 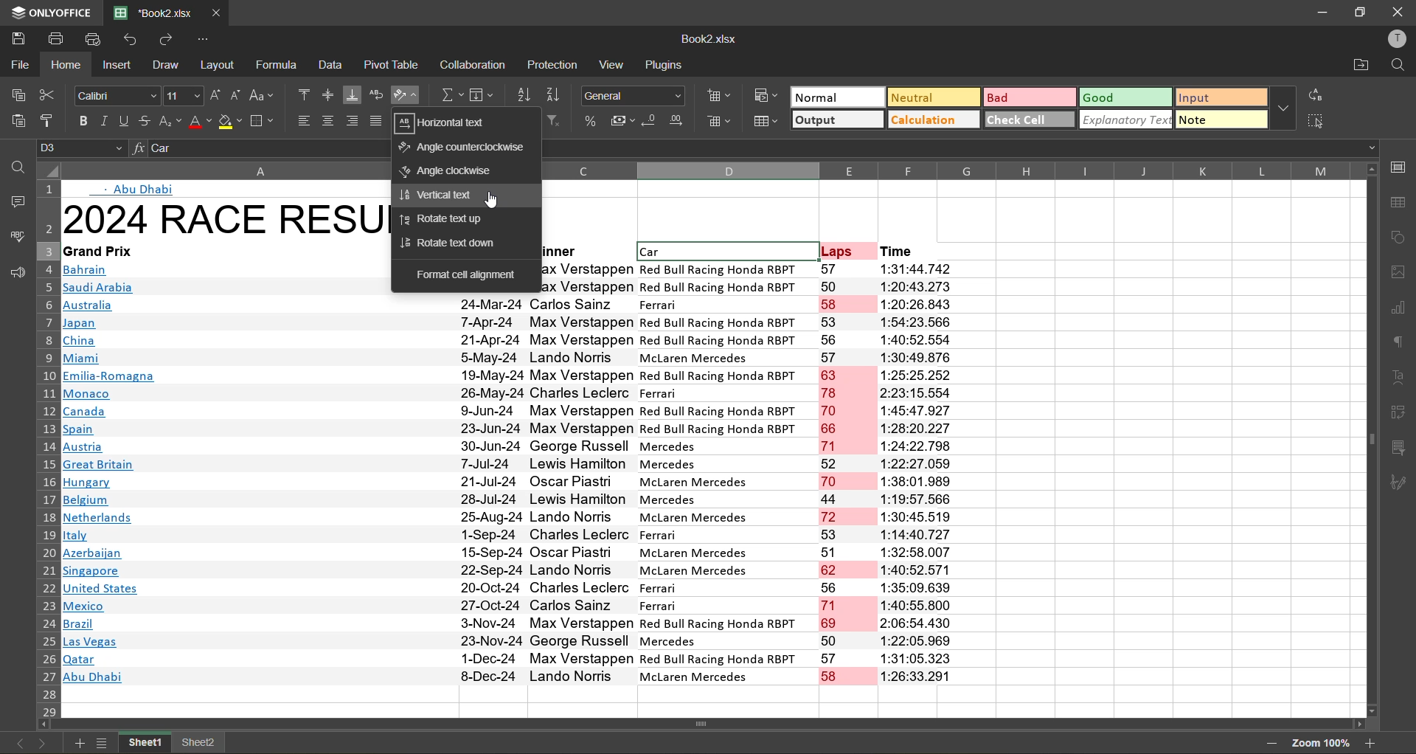 I want to click on open location, so click(x=1361, y=65).